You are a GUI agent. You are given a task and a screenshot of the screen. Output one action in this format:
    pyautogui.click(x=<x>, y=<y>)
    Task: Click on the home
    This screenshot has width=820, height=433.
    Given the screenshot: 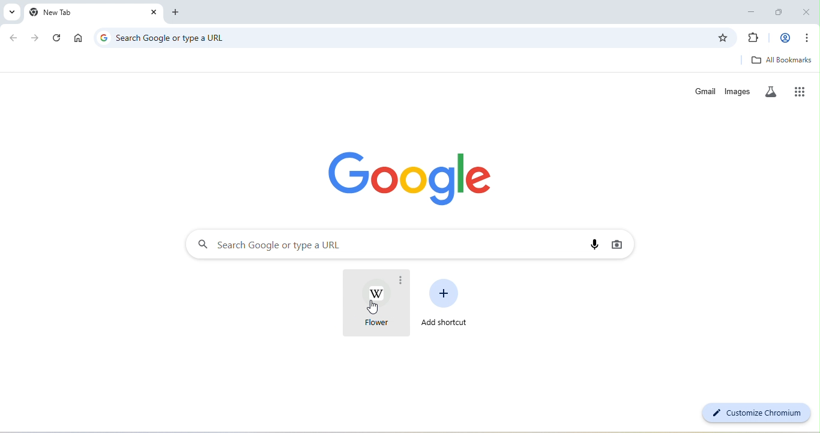 What is the action you would take?
    pyautogui.click(x=78, y=38)
    